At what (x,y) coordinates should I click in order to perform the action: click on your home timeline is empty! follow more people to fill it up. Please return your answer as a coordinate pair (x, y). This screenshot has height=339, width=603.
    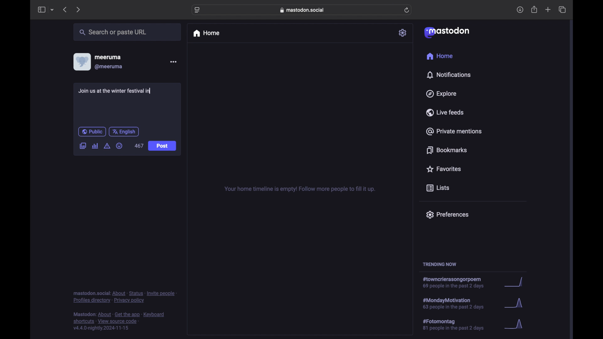
    Looking at the image, I should click on (300, 189).